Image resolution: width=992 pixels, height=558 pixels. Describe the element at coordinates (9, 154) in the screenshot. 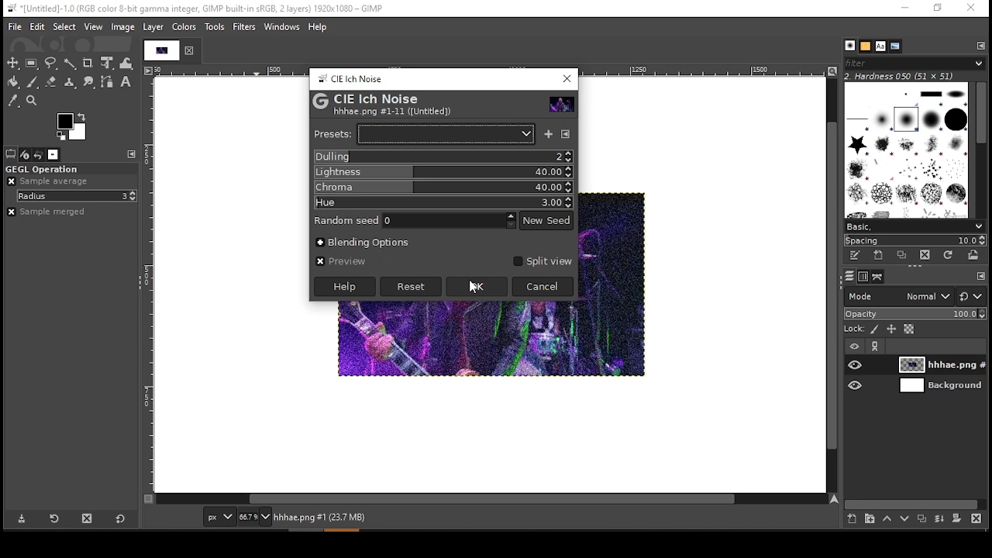

I see `tool options` at that location.